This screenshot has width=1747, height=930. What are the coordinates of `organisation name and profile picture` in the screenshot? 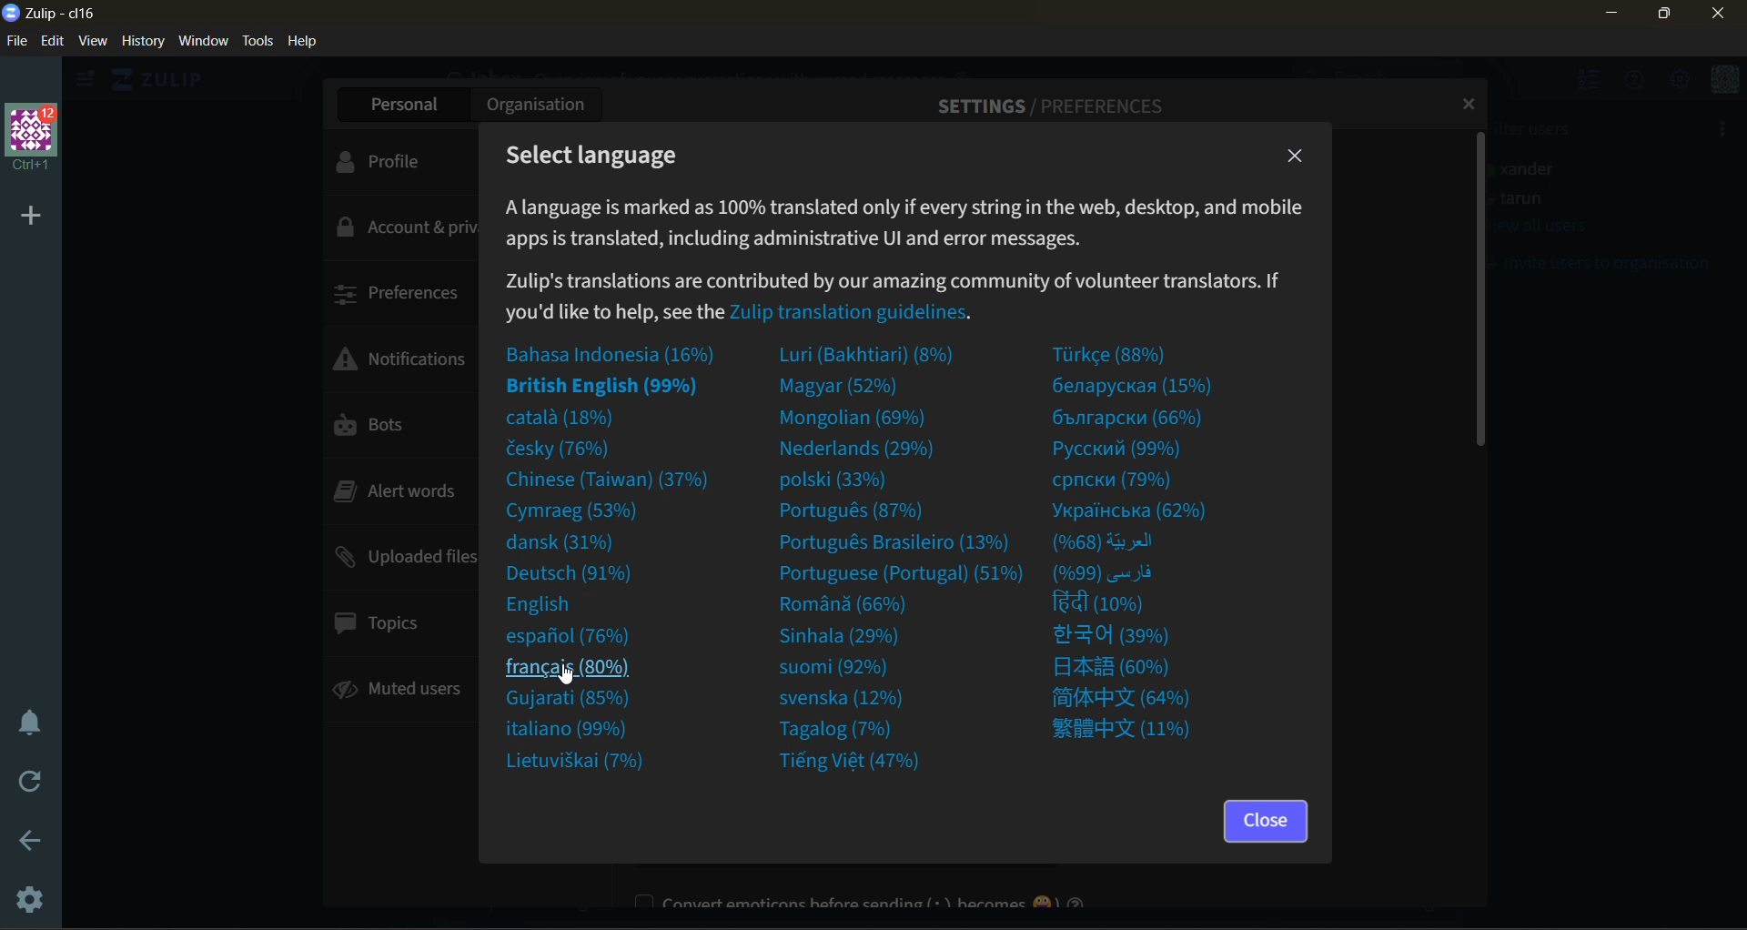 It's located at (33, 135).